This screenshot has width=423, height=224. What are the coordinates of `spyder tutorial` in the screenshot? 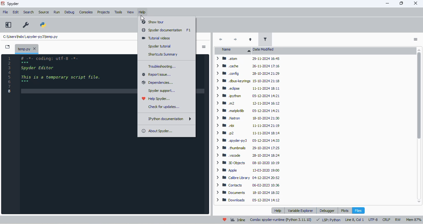 It's located at (159, 46).